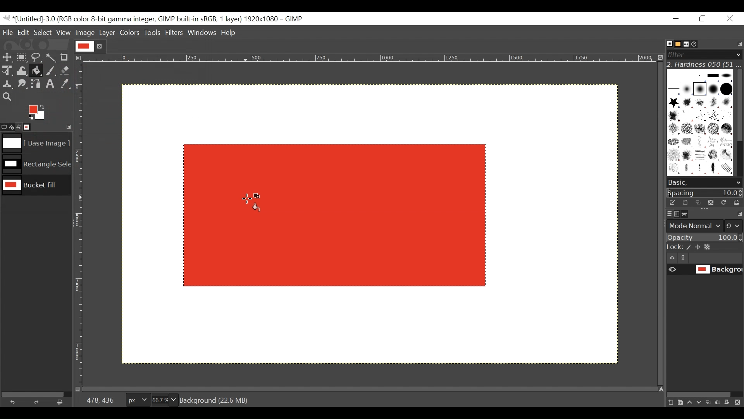 This screenshot has width=744, height=419. What do you see at coordinates (32, 127) in the screenshot?
I see `Images` at bounding box center [32, 127].